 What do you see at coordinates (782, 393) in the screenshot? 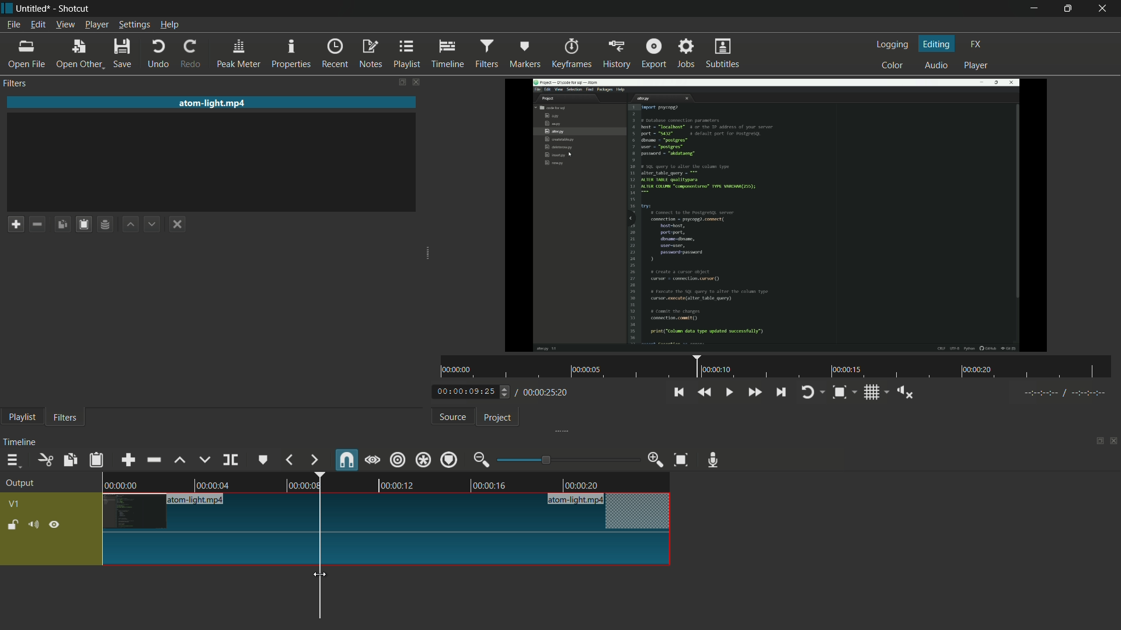
I see `skip to the next point` at bounding box center [782, 393].